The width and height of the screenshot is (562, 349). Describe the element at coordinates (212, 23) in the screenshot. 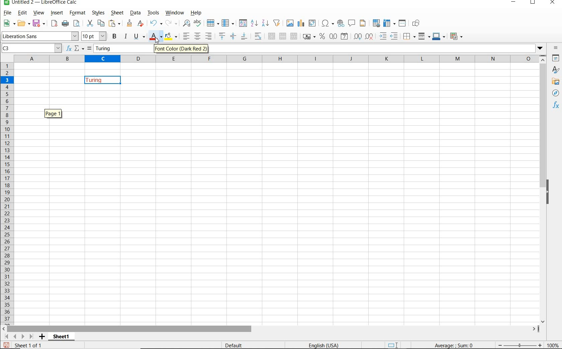

I see `ROW` at that location.